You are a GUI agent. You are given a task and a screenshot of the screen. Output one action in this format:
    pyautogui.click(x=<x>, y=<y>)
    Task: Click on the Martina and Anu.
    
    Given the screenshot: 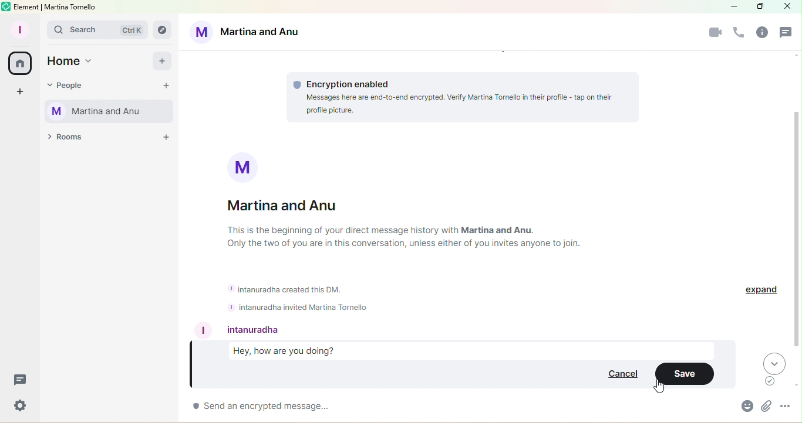 What is the action you would take?
    pyautogui.click(x=498, y=230)
    